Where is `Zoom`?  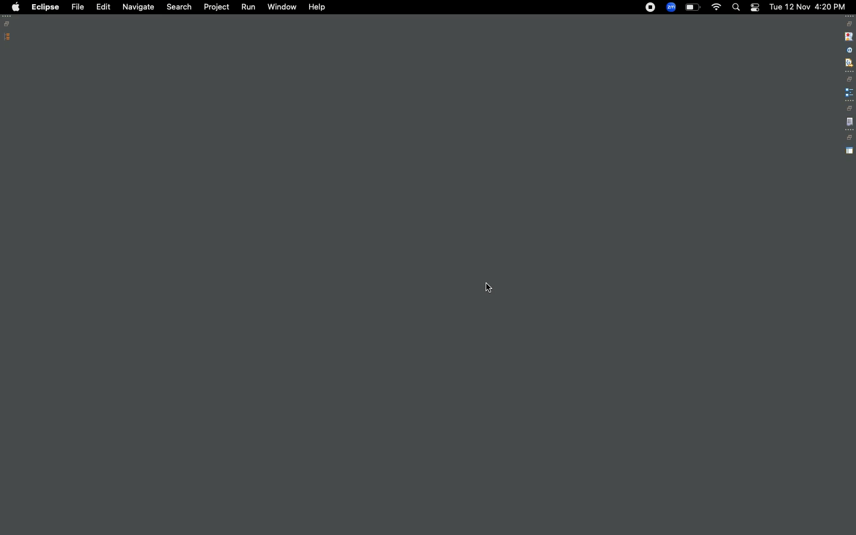 Zoom is located at coordinates (671, 7).